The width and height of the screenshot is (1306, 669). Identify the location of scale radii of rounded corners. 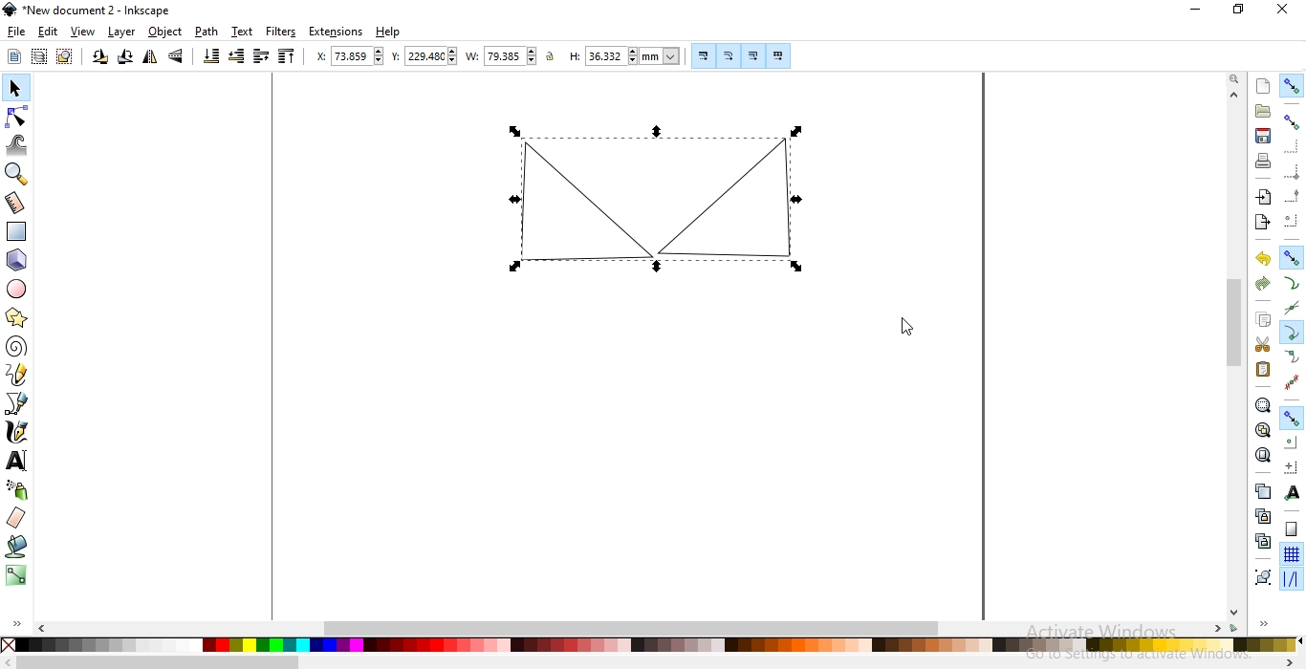
(729, 55).